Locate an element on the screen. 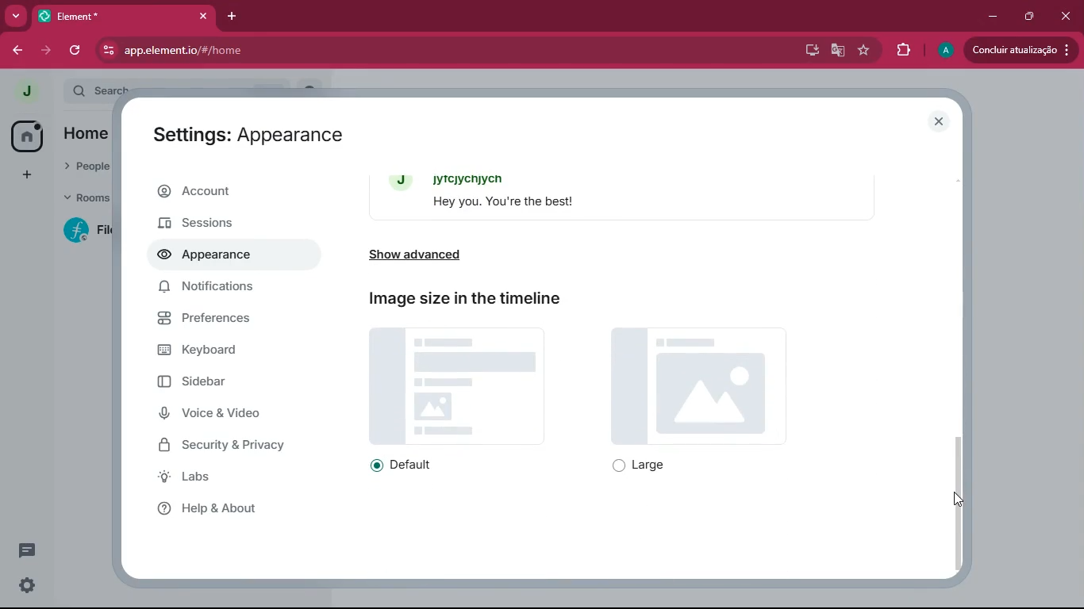  Concluir atualizacao is located at coordinates (1021, 48).